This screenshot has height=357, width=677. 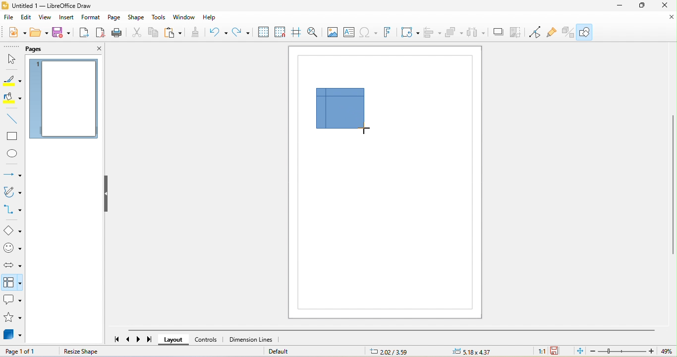 I want to click on block arrow, so click(x=11, y=265).